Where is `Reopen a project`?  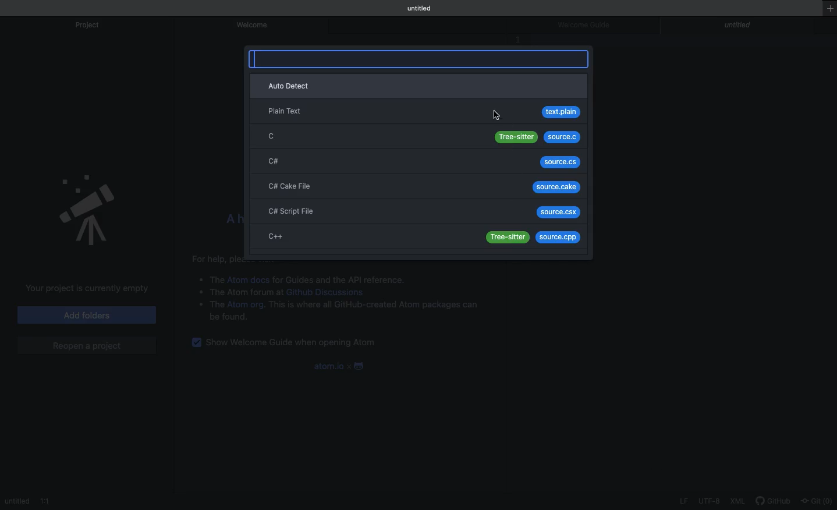
Reopen a project is located at coordinates (88, 345).